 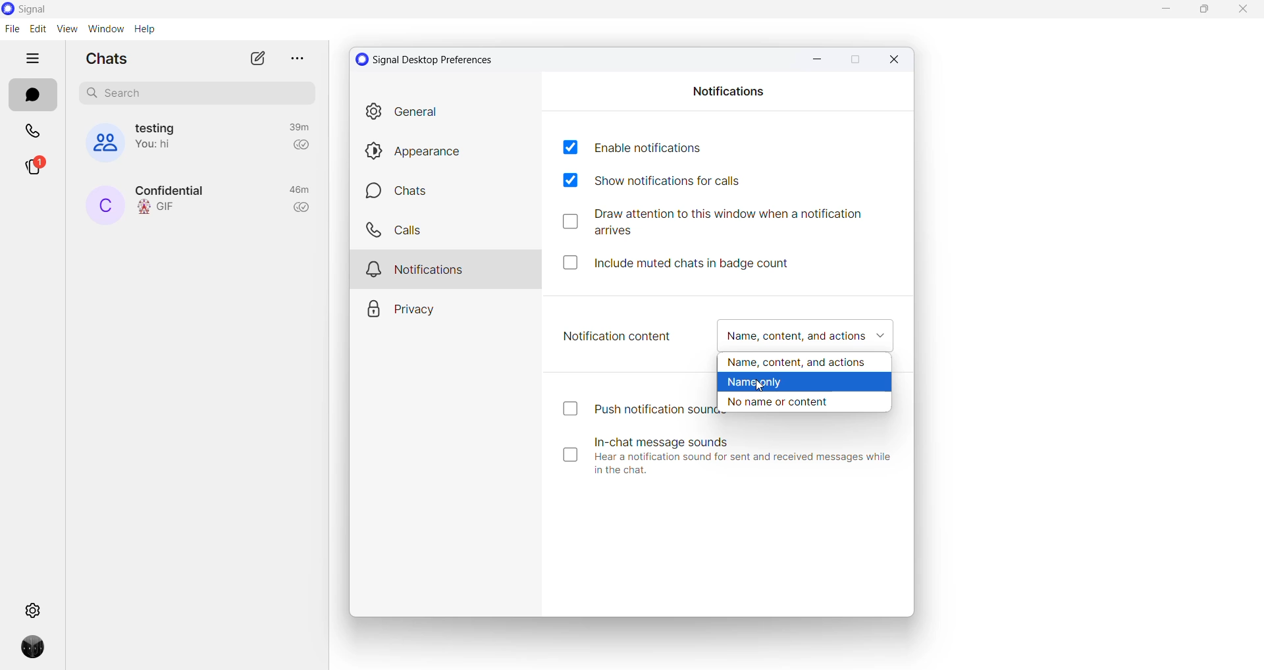 I want to click on notification, so click(x=448, y=267).